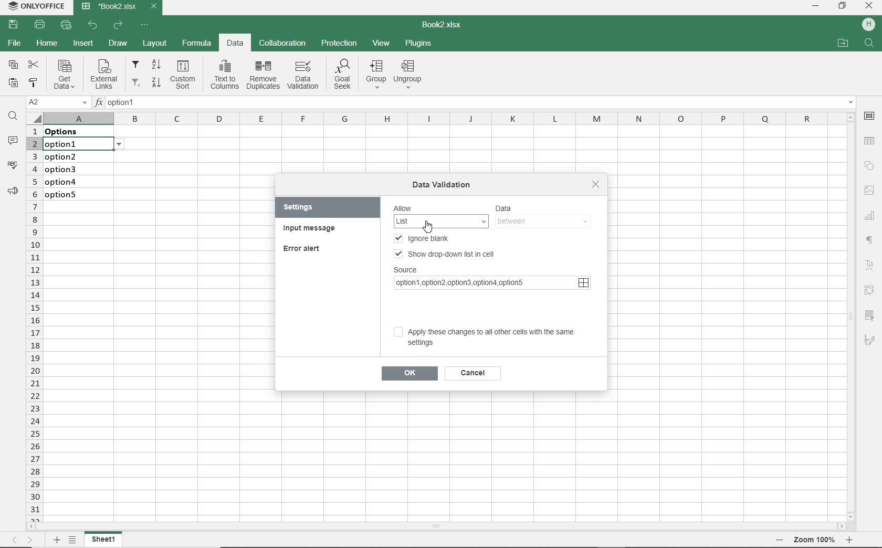  I want to click on COPY, so click(12, 64).